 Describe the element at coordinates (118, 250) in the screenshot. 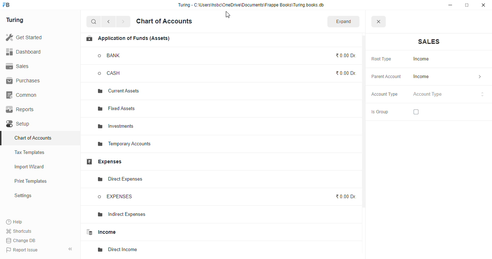

I see `direct income` at that location.